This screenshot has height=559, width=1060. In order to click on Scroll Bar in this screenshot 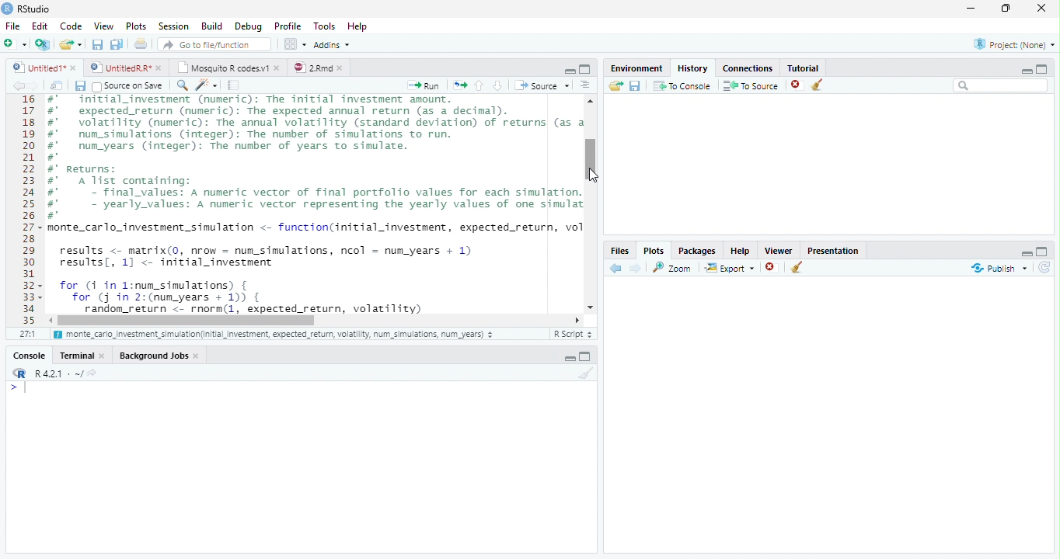, I will do `click(592, 159)`.